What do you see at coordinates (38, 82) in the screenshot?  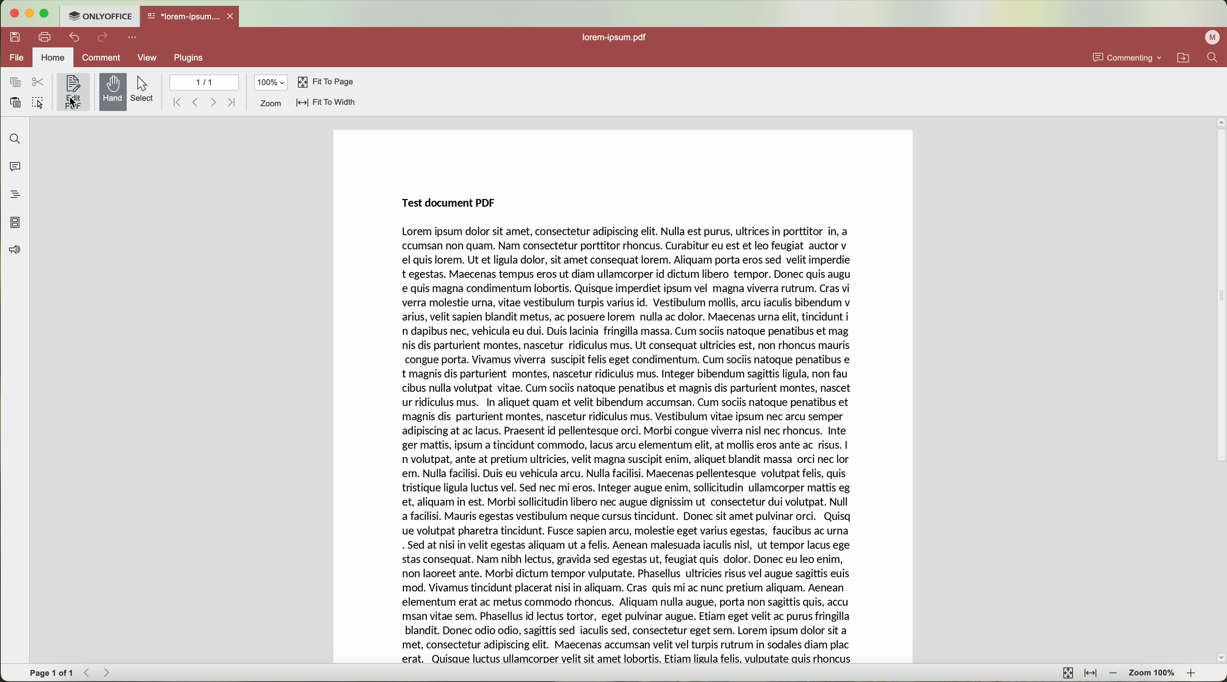 I see `cut` at bounding box center [38, 82].